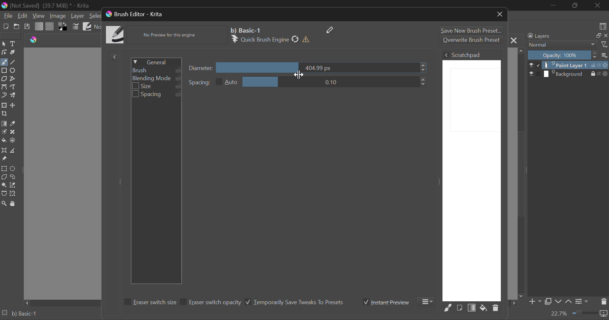  What do you see at coordinates (94, 17) in the screenshot?
I see `Select` at bounding box center [94, 17].